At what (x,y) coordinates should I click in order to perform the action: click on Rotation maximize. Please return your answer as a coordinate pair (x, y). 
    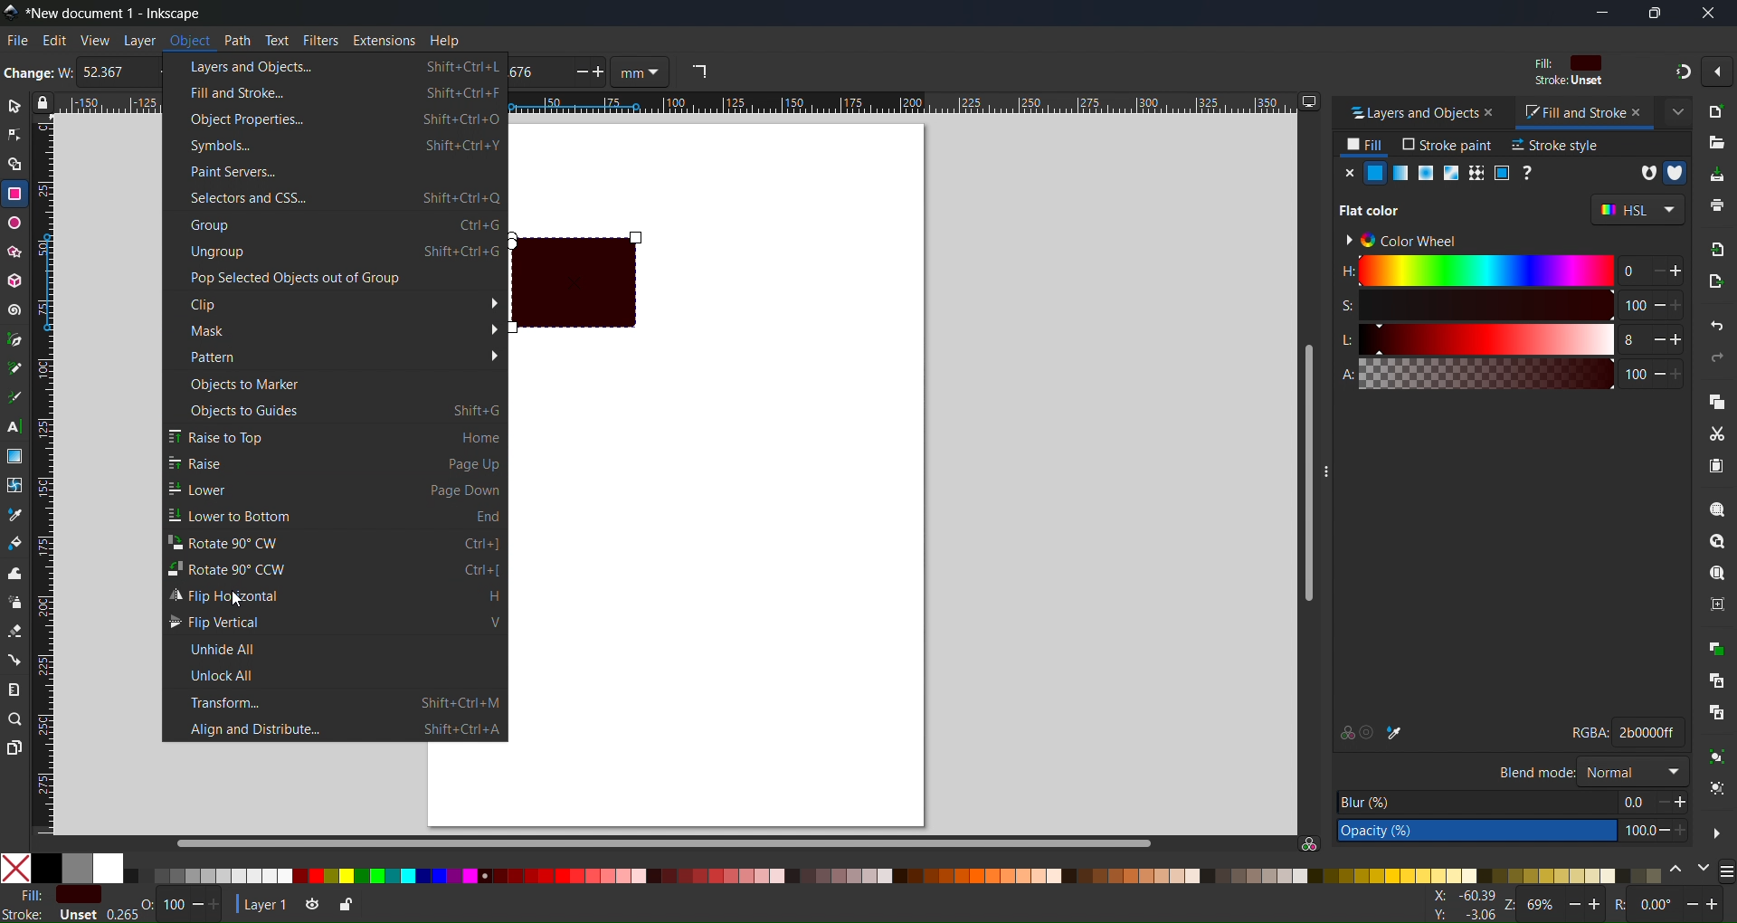
    Looking at the image, I should click on (1715, 905).